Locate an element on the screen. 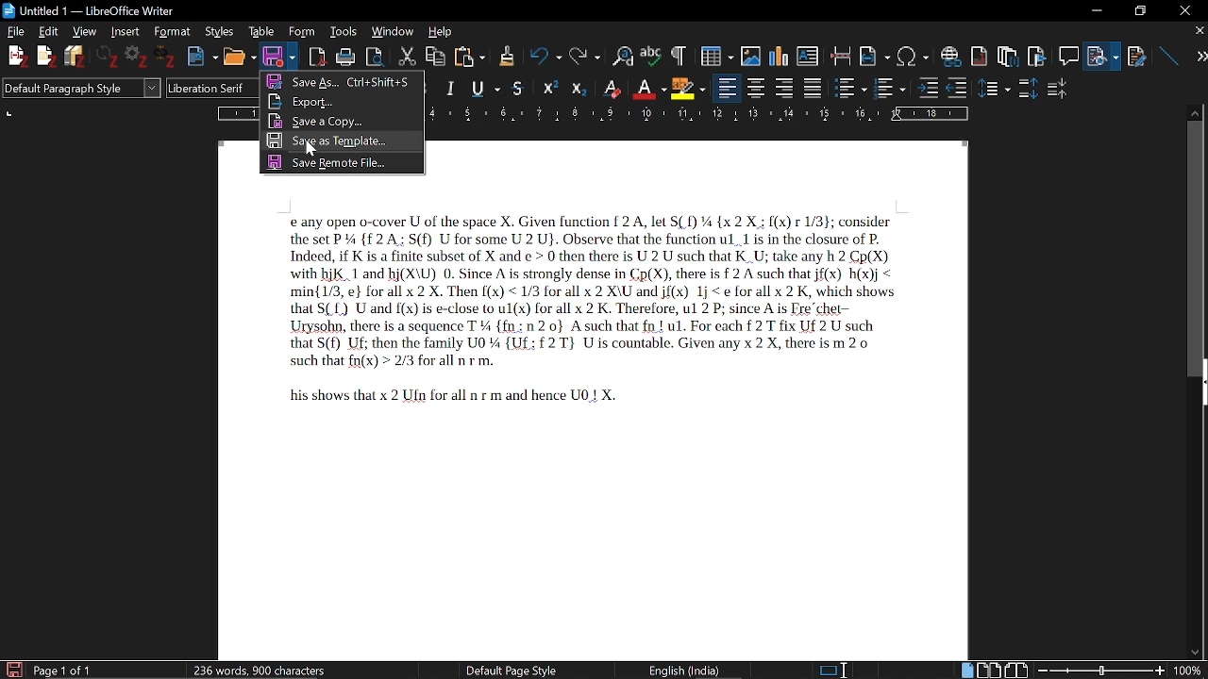  English(India) is located at coordinates (692, 669).